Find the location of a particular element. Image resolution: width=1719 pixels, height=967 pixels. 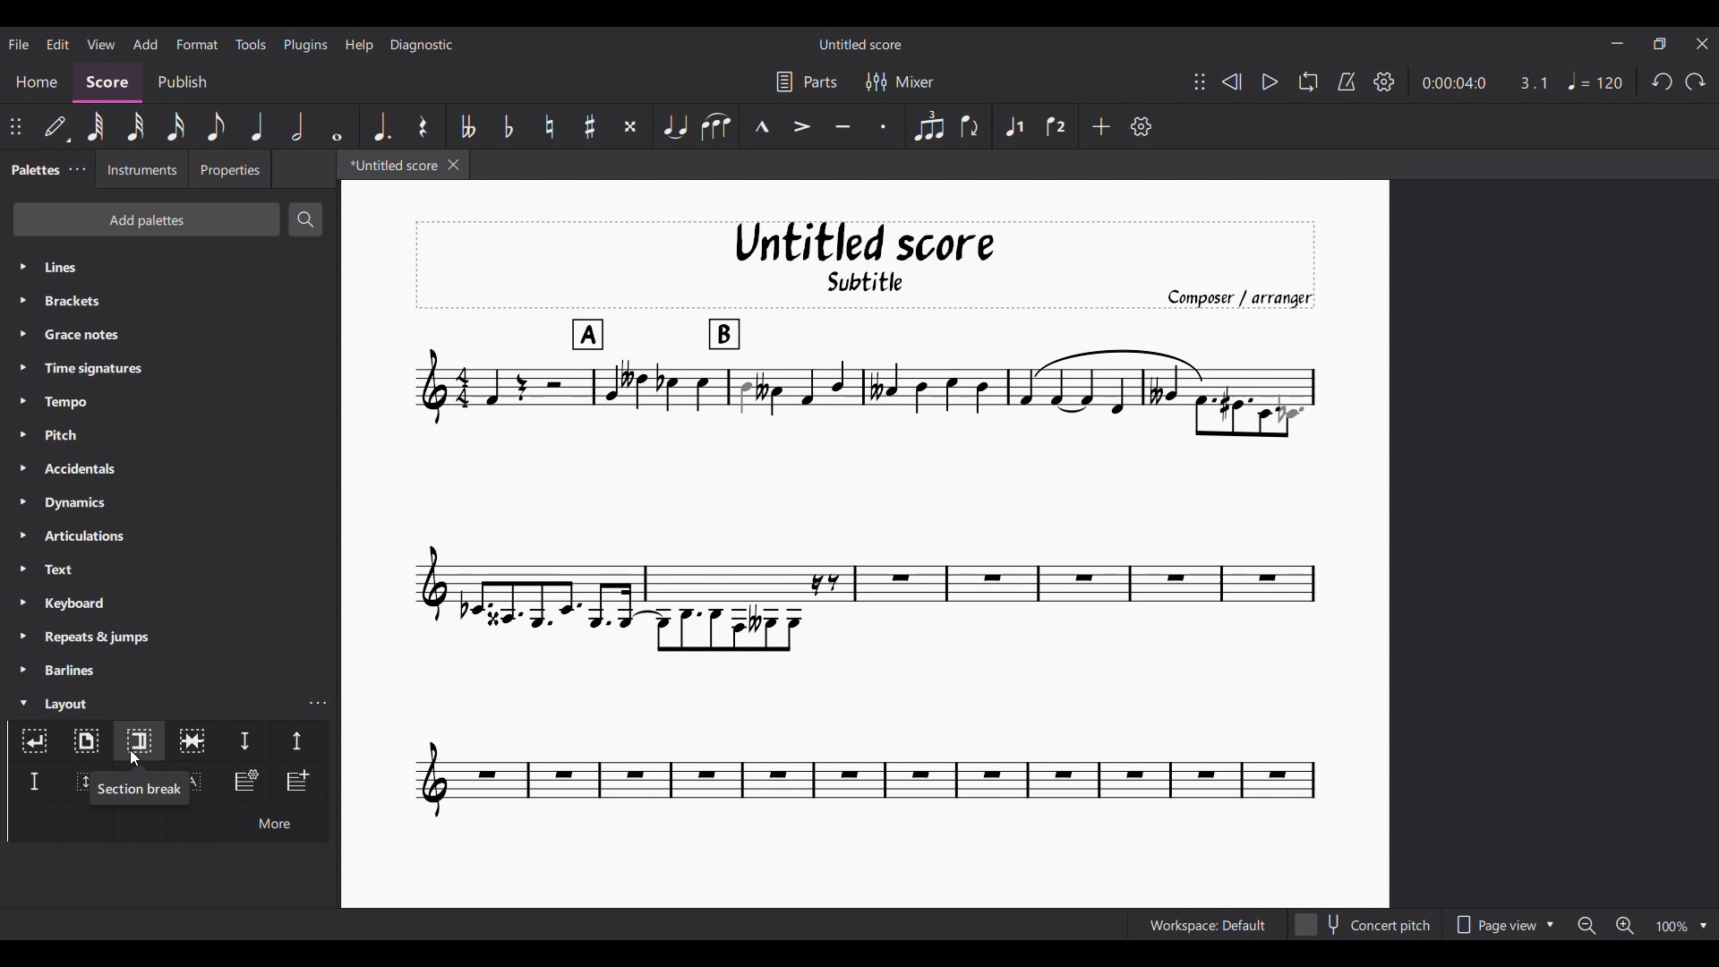

Toggle double flat is located at coordinates (466, 126).